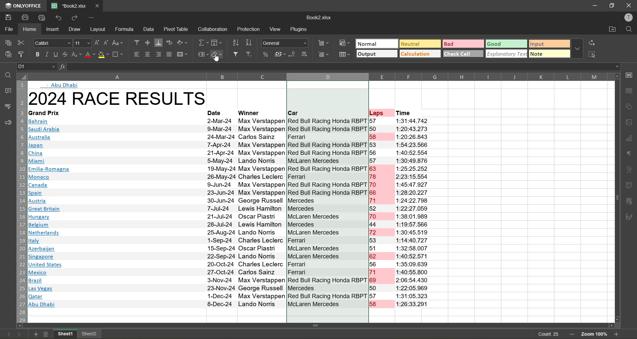 The image size is (637, 339). What do you see at coordinates (6, 123) in the screenshot?
I see `feedback` at bounding box center [6, 123].